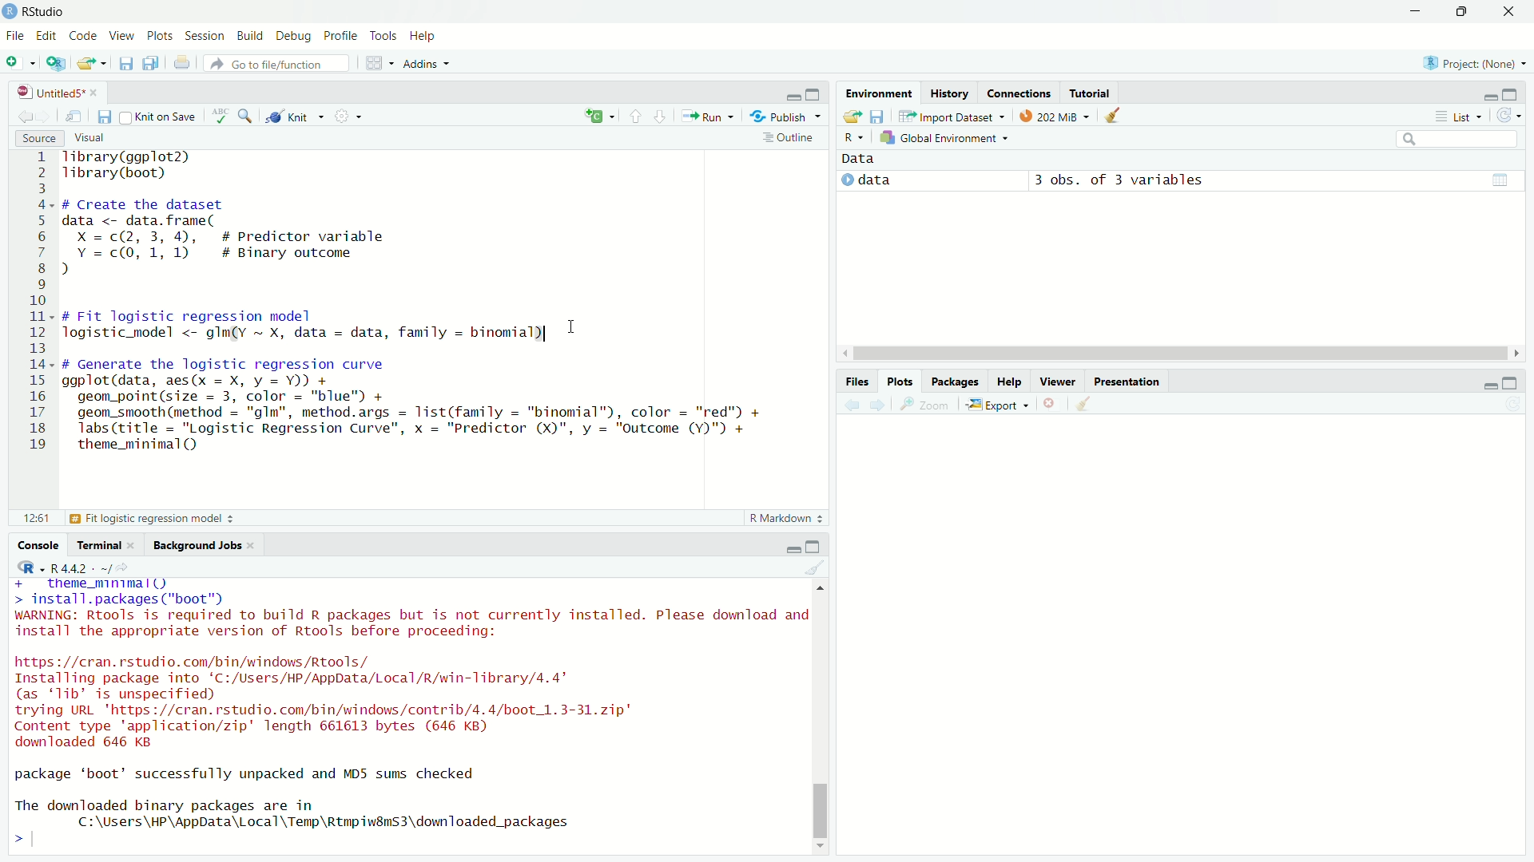 This screenshot has height=862, width=1534. What do you see at coordinates (815, 567) in the screenshot?
I see `Clear console` at bounding box center [815, 567].